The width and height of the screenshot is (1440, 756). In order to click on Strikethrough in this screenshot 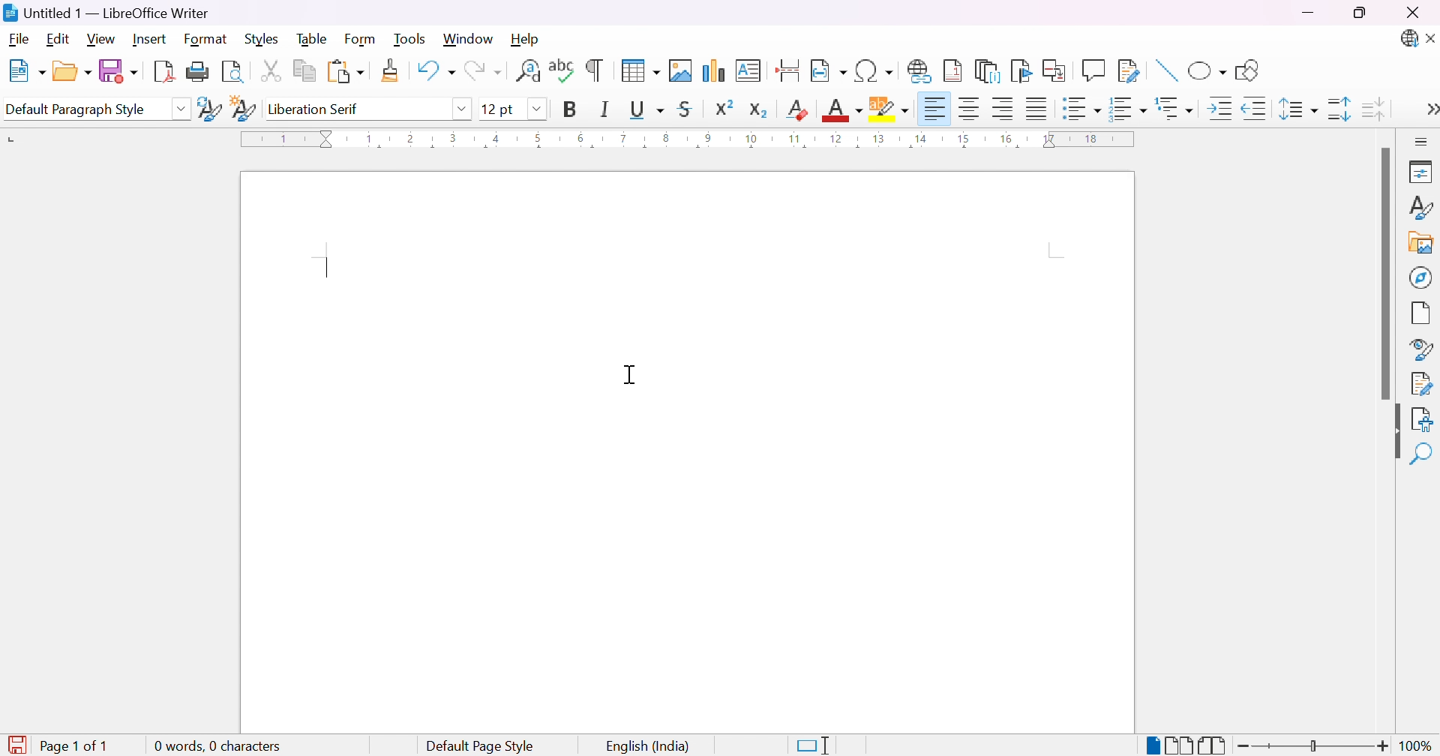, I will do `click(688, 109)`.